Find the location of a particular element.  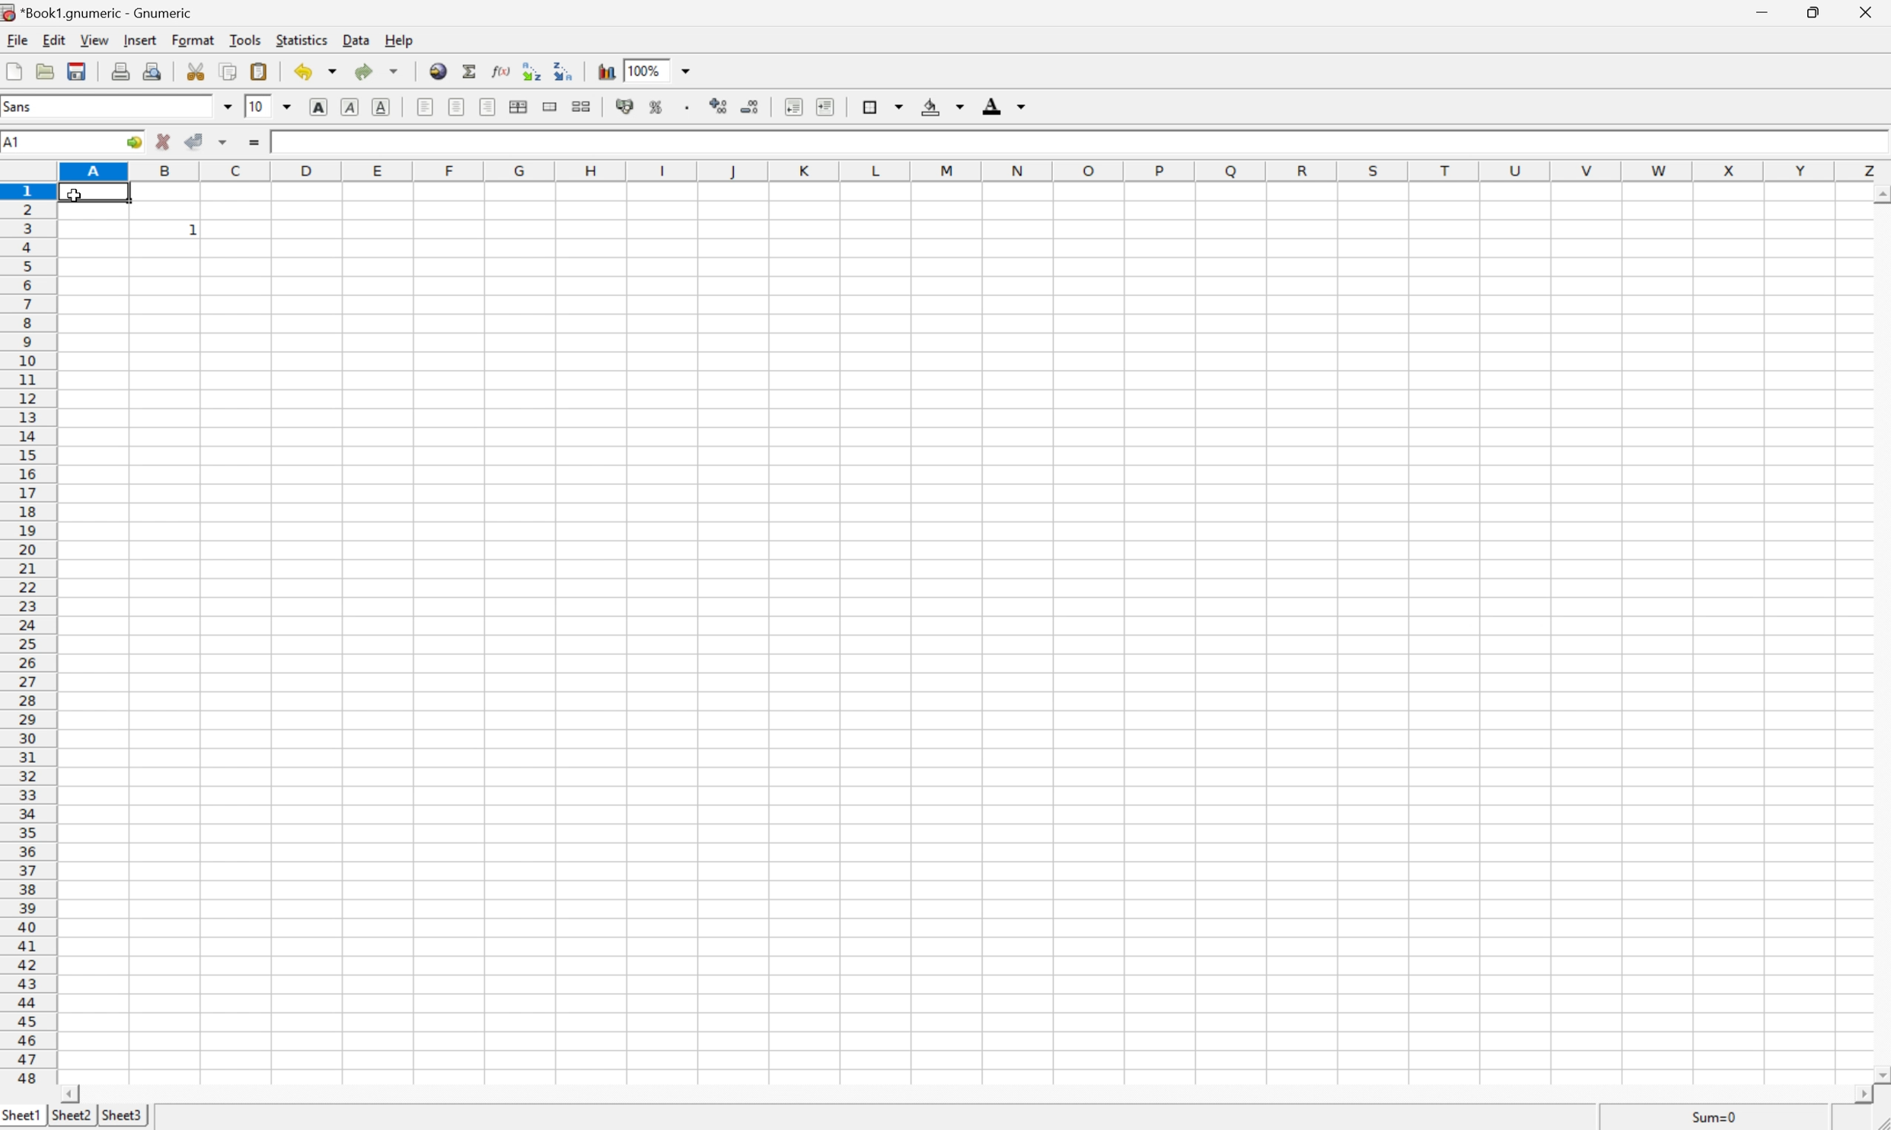

font size 10 is located at coordinates (272, 106).